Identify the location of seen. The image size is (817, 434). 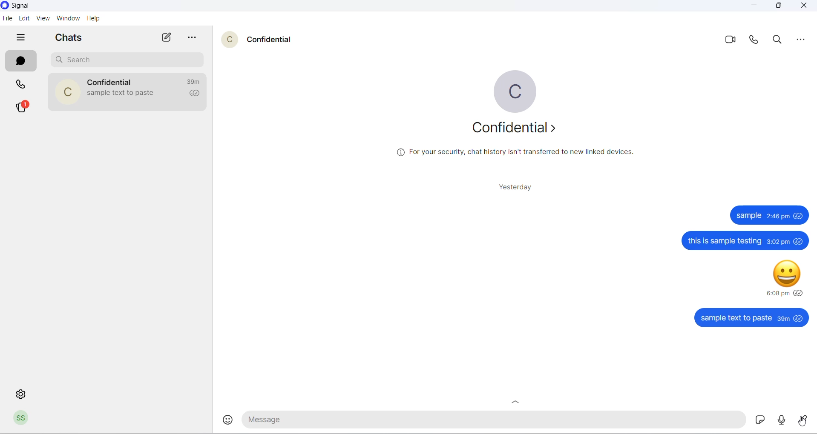
(799, 318).